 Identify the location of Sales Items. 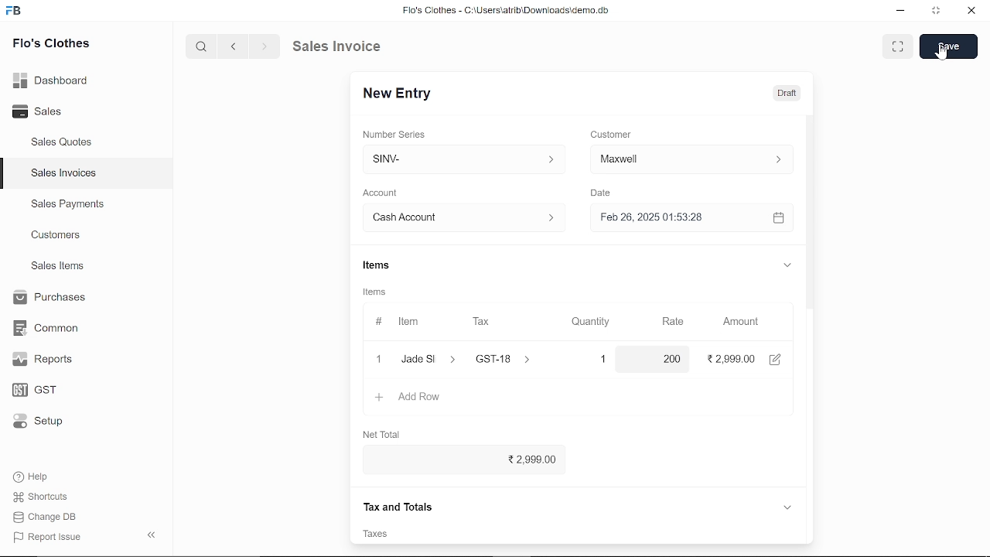
(57, 268).